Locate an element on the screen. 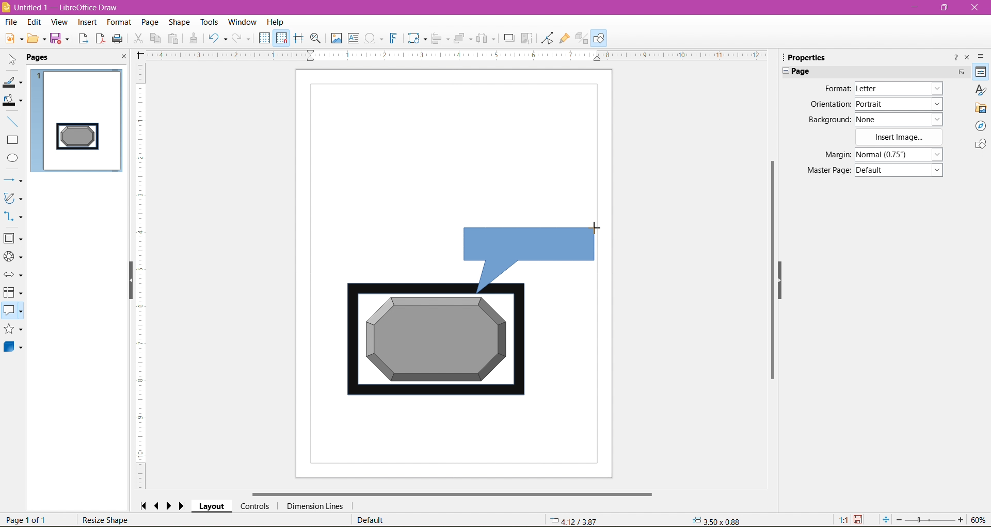  Zoom and Pan is located at coordinates (316, 39).